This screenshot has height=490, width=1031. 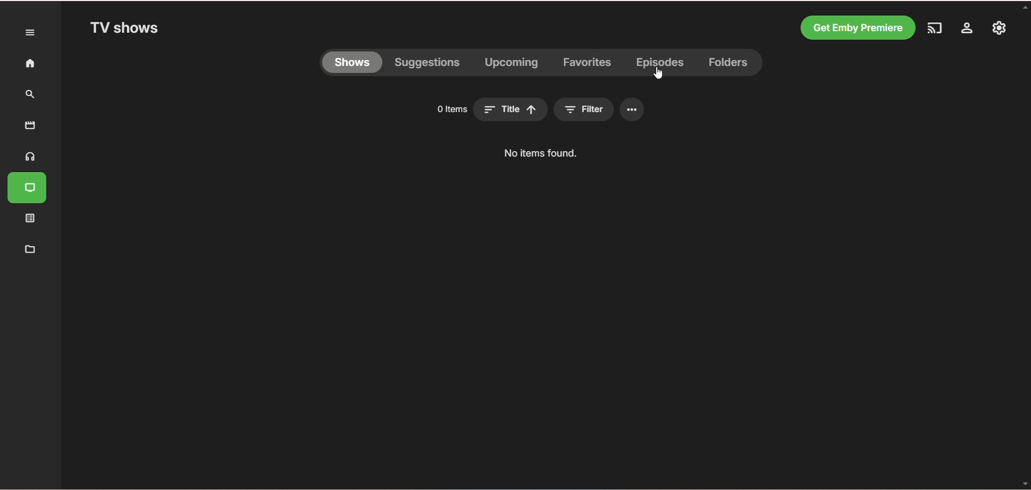 What do you see at coordinates (453, 109) in the screenshot?
I see `item number` at bounding box center [453, 109].